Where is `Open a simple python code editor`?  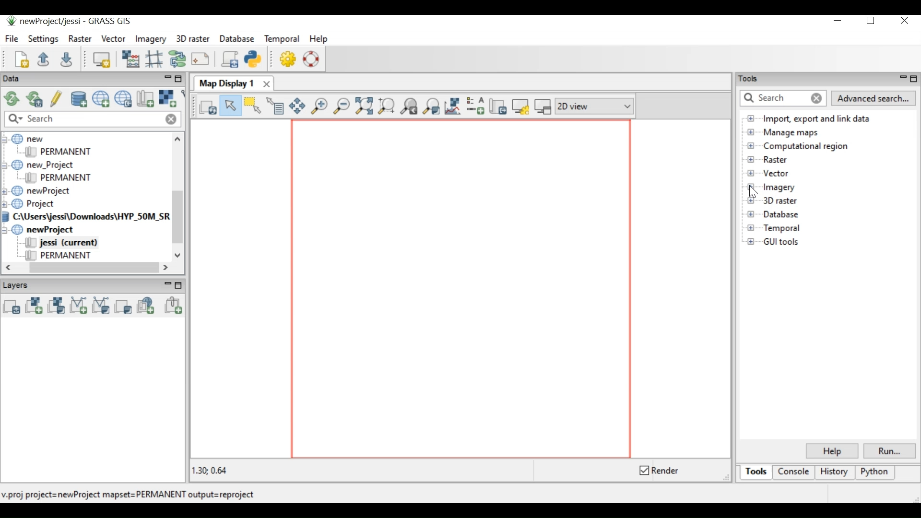
Open a simple python code editor is located at coordinates (254, 59).